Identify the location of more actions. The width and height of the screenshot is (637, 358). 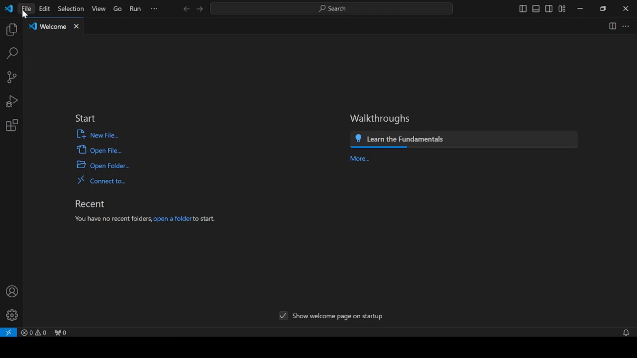
(626, 26).